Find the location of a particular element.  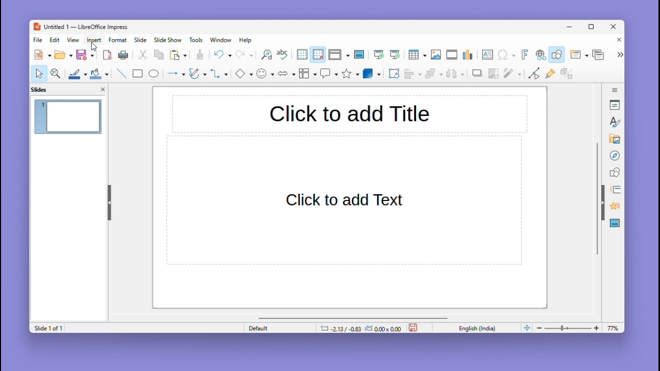

Line is located at coordinates (121, 73).